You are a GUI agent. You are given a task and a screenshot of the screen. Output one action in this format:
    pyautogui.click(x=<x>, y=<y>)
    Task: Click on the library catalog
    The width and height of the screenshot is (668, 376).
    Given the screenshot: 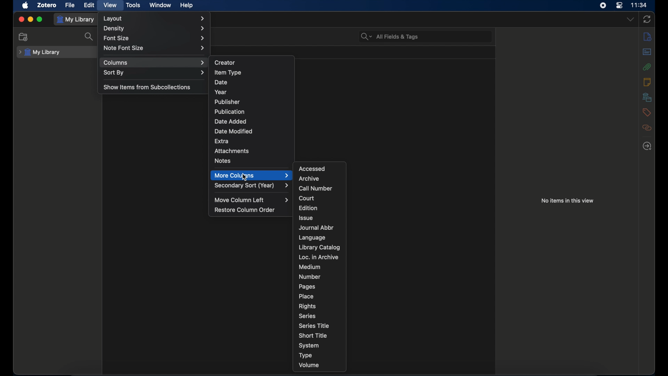 What is the action you would take?
    pyautogui.click(x=319, y=248)
    